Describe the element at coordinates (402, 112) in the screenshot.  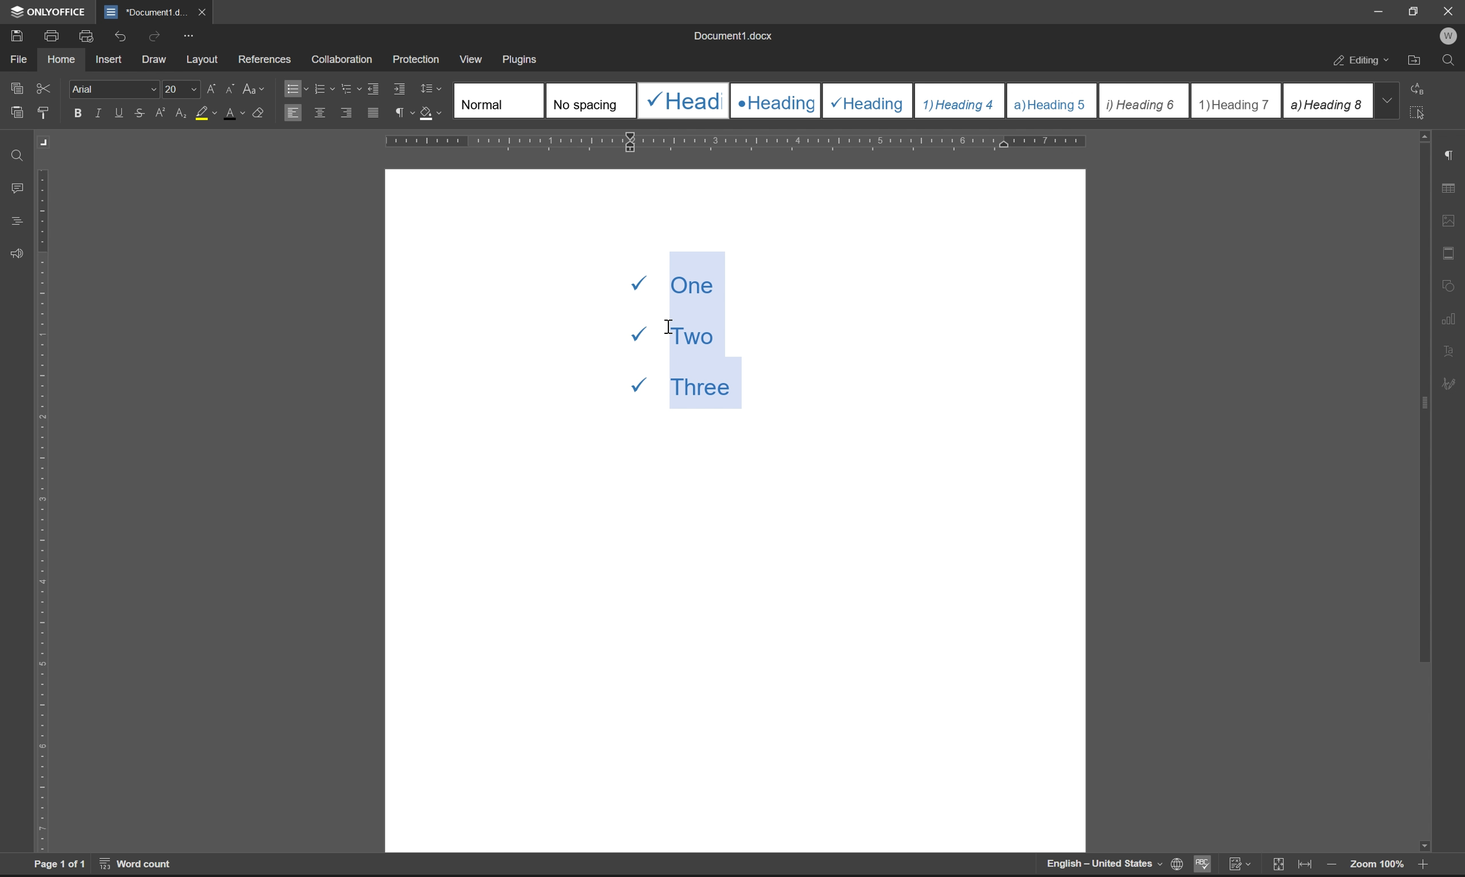
I see `paragraph` at that location.